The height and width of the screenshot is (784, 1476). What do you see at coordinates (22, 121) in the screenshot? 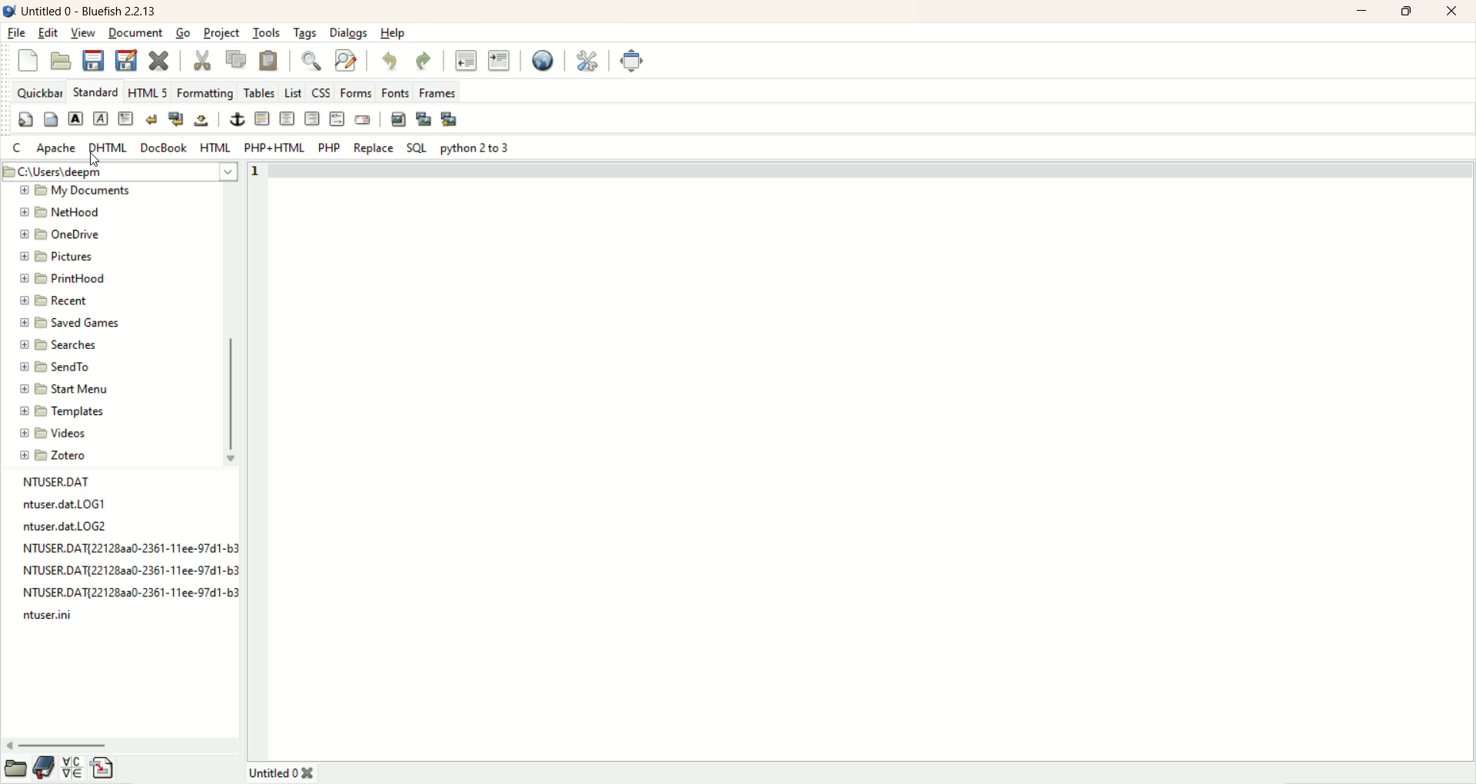
I see `quickstart` at bounding box center [22, 121].